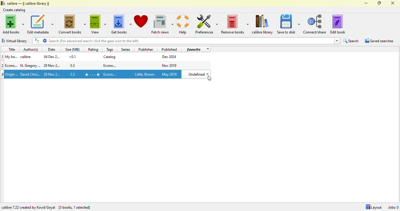  What do you see at coordinates (75, 208) in the screenshot?
I see `[ 3 books, 1 selected]` at bounding box center [75, 208].